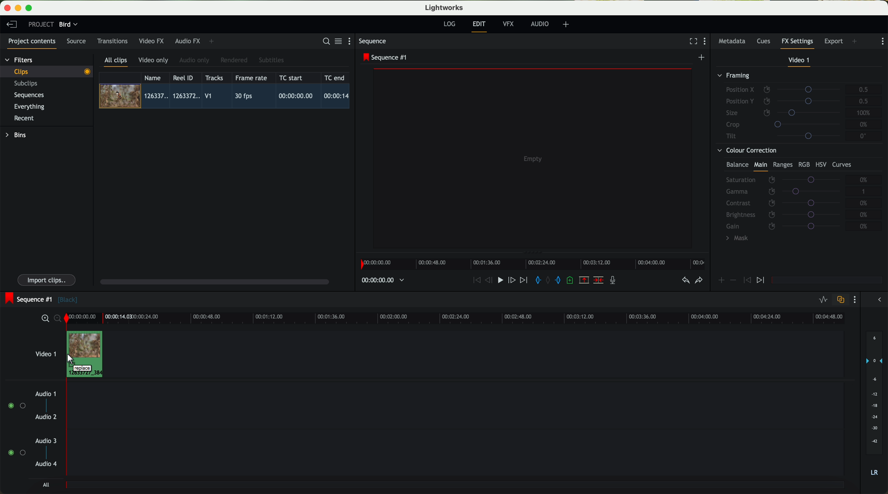 The height and width of the screenshot is (494, 888). What do you see at coordinates (379, 281) in the screenshot?
I see `timeline` at bounding box center [379, 281].